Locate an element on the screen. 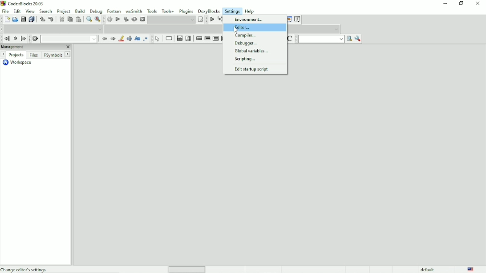 This screenshot has height=273, width=486. View is located at coordinates (31, 11).